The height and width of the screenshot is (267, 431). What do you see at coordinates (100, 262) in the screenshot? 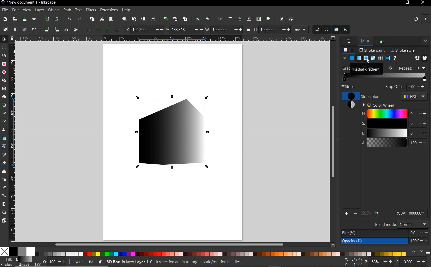
I see `LOCK/UNLOCK` at bounding box center [100, 262].